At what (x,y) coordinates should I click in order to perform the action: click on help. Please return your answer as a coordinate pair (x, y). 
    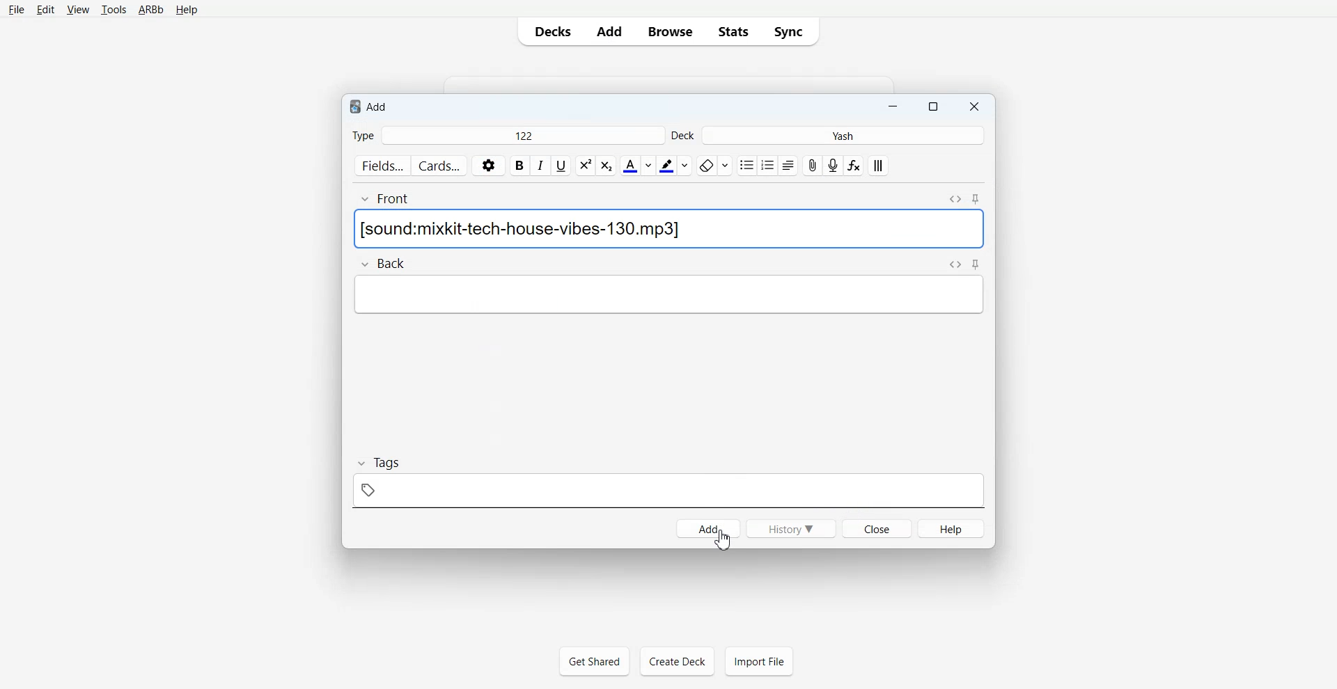
    Looking at the image, I should click on (956, 528).